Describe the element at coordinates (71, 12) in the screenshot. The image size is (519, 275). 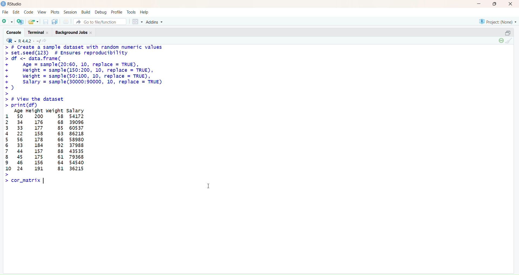
I see `Session` at that location.